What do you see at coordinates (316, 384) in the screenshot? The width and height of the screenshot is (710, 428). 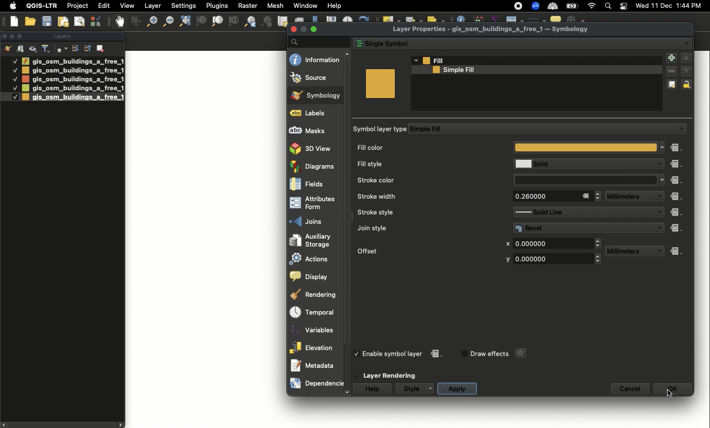 I see `Dependencies ` at bounding box center [316, 384].